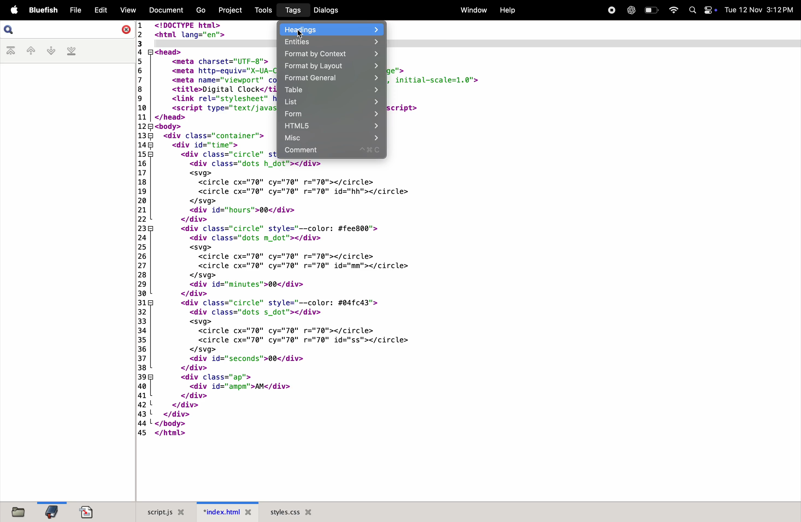 Image resolution: width=801 pixels, height=522 pixels. I want to click on search , so click(69, 30).